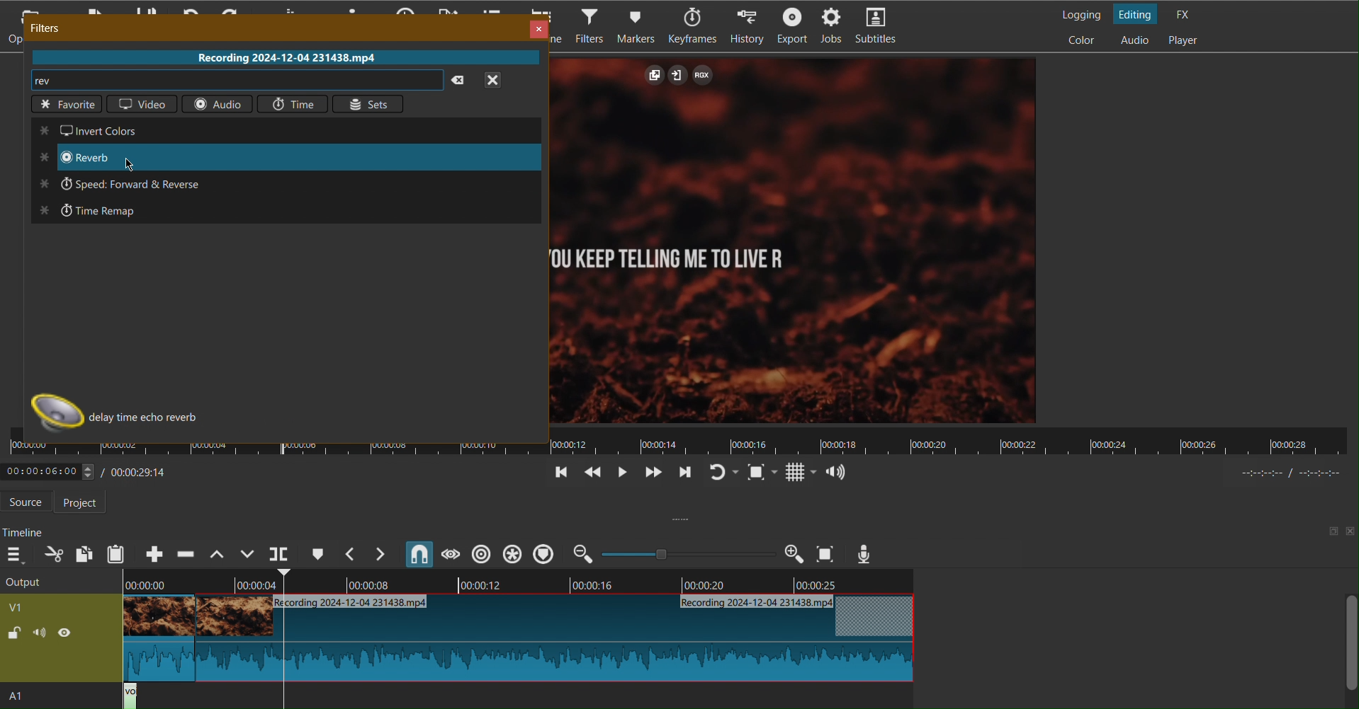 This screenshot has width=1359, height=709. I want to click on Filters, so click(587, 25).